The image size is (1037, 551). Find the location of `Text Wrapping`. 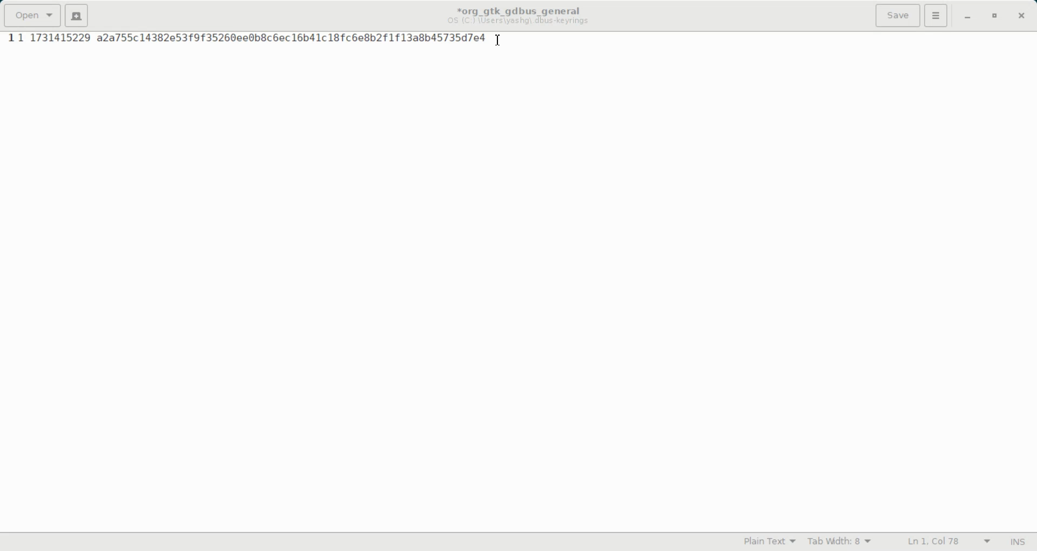

Text Wrapping is located at coordinates (938, 542).